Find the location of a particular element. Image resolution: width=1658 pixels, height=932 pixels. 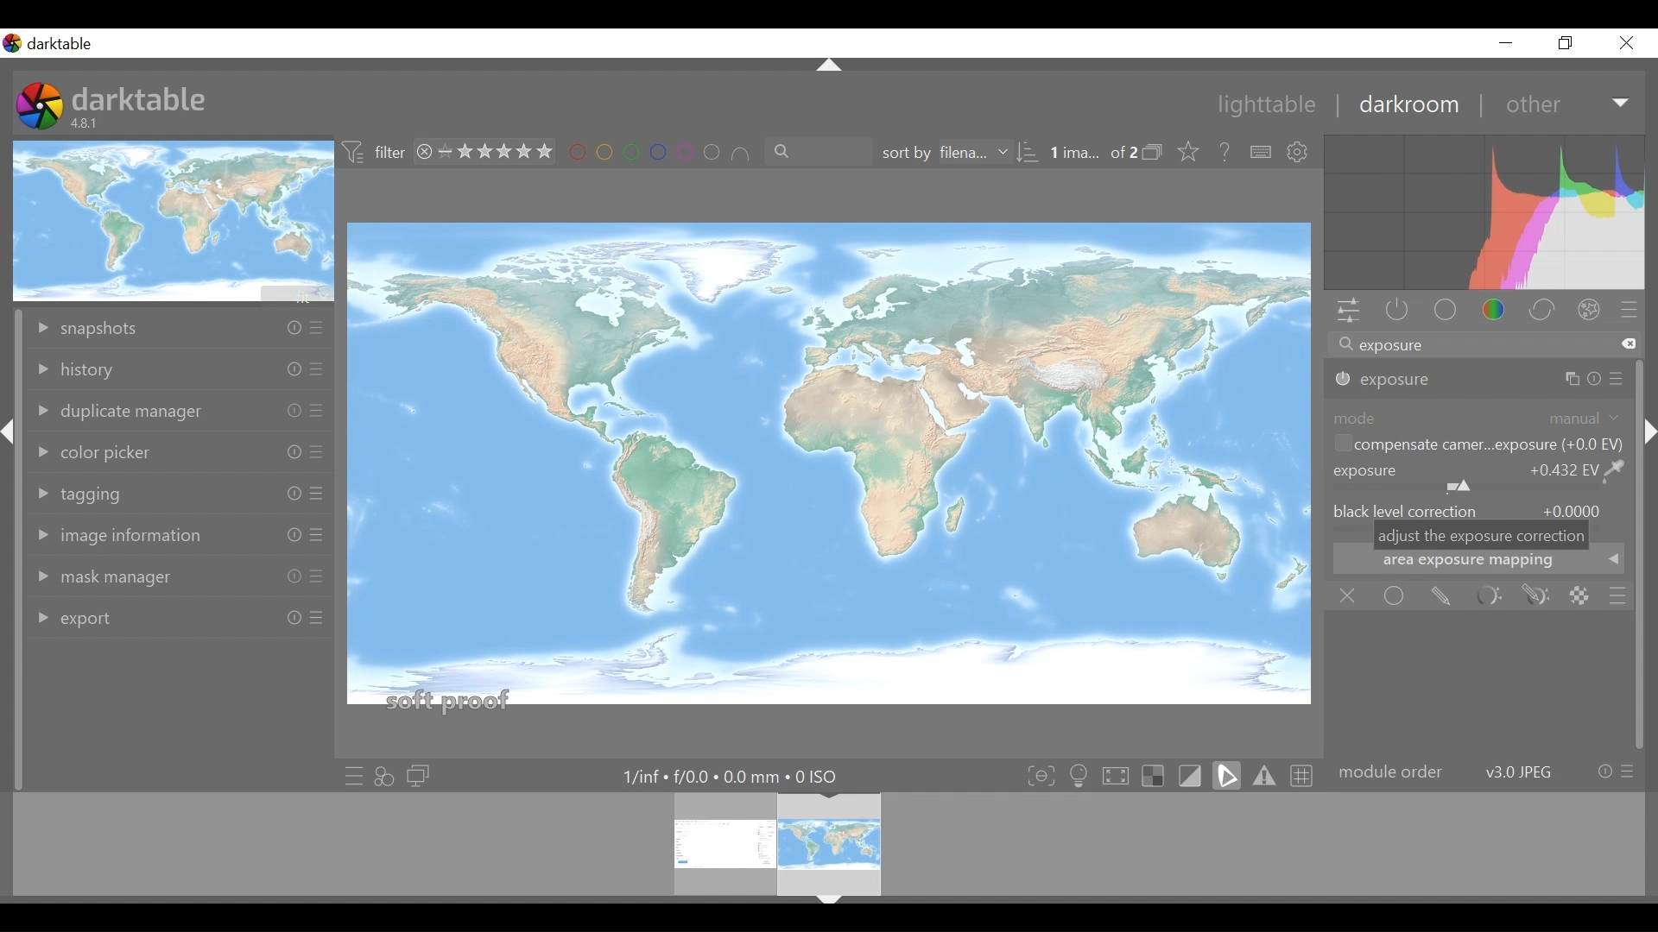

history is located at coordinates (76, 370).